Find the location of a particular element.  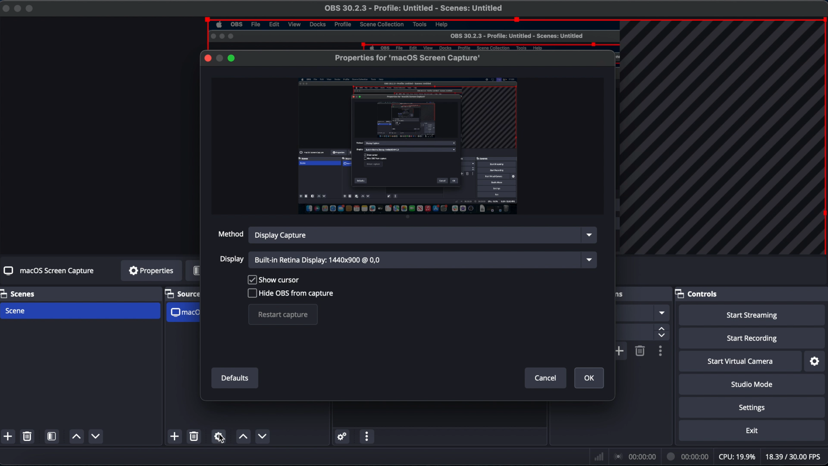

stepper buttons is located at coordinates (662, 332).